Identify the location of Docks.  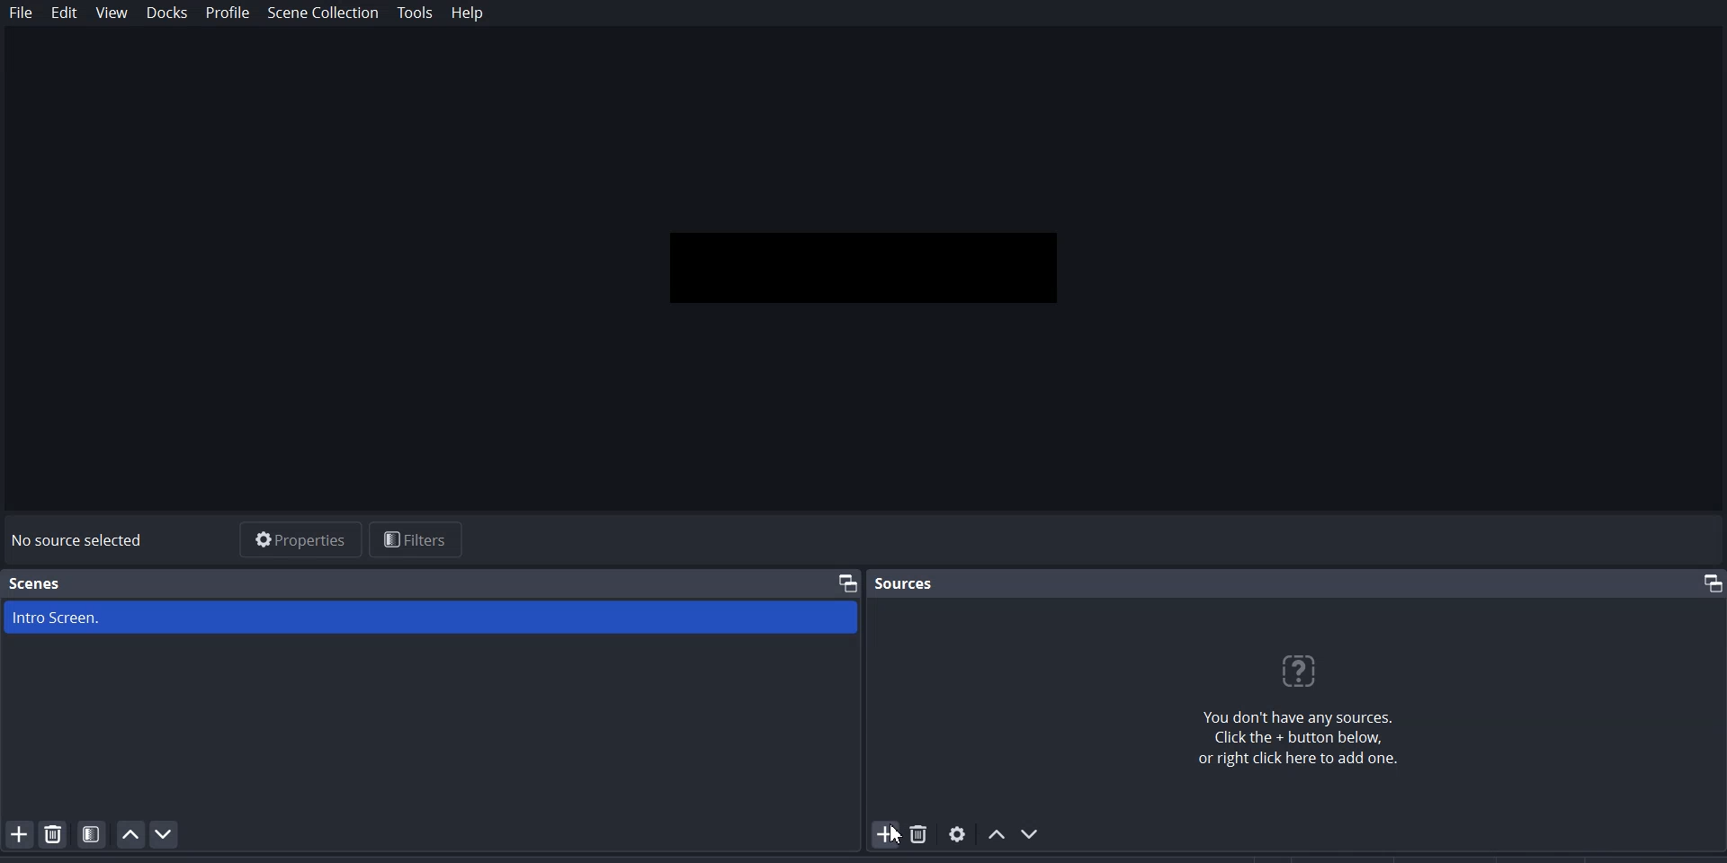
(166, 13).